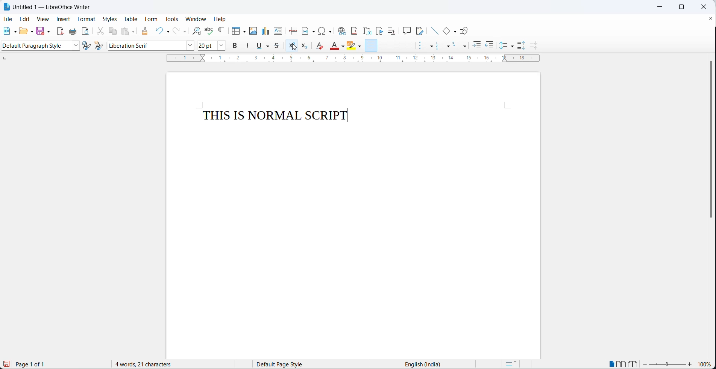 This screenshot has height=369, width=716. What do you see at coordinates (689, 365) in the screenshot?
I see `zoom decrease` at bounding box center [689, 365].